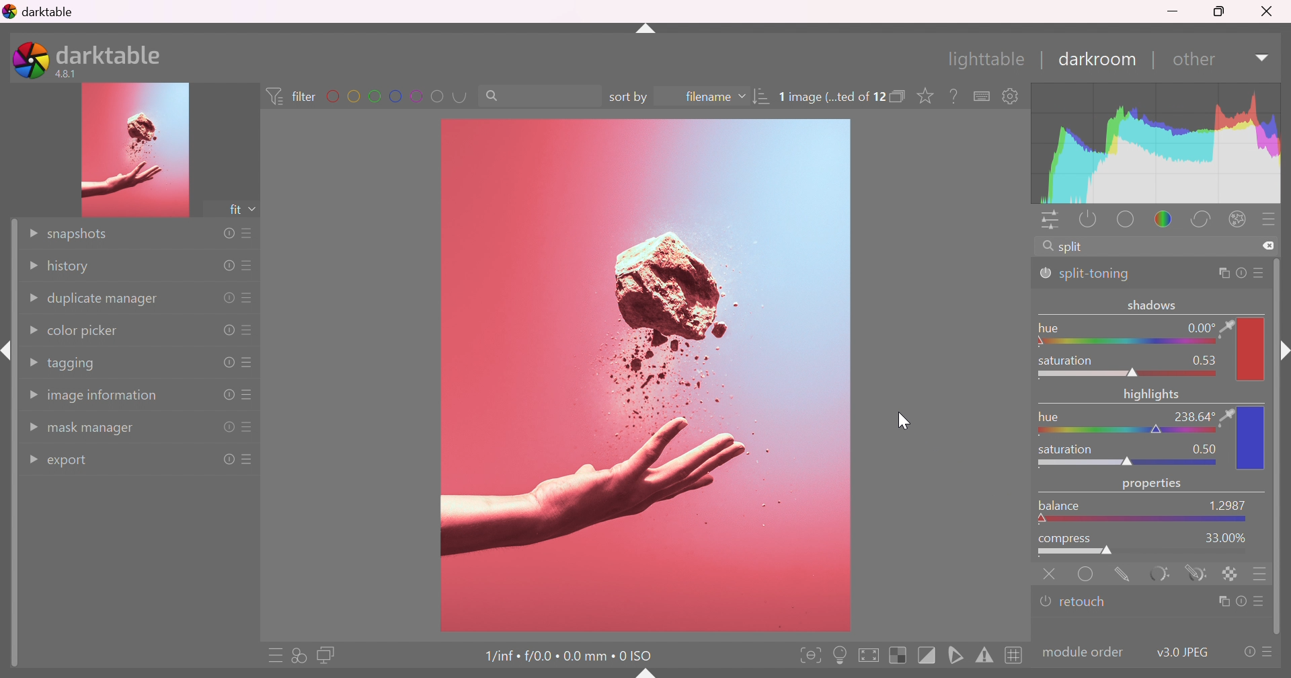 Image resolution: width=1291 pixels, height=678 pixels. I want to click on clear, so click(1268, 245).